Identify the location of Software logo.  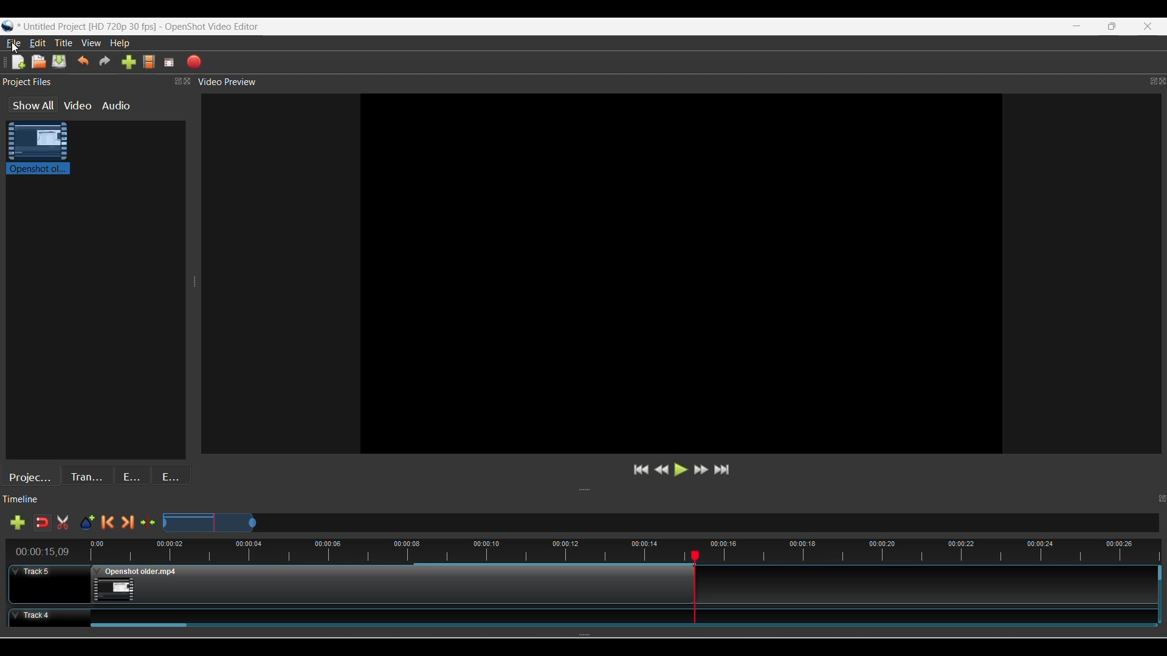
(8, 26).